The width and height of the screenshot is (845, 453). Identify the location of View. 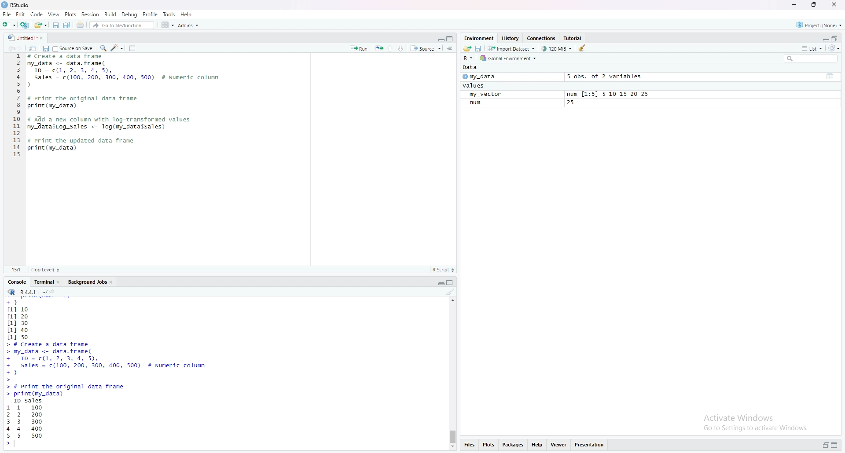
(53, 15).